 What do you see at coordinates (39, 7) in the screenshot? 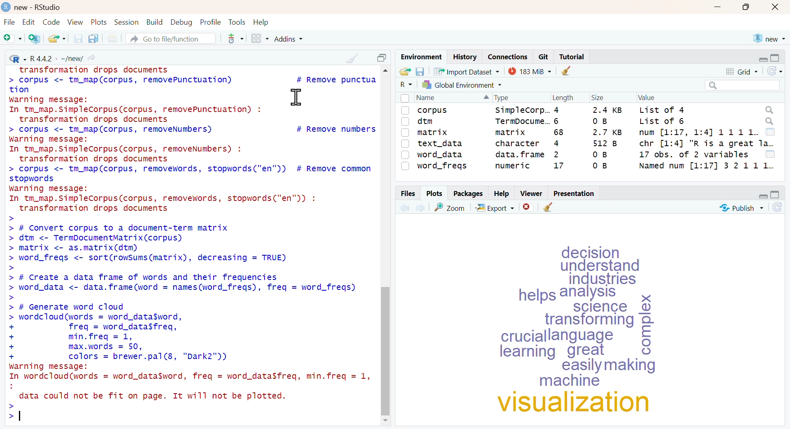
I see `new - RStudio` at bounding box center [39, 7].